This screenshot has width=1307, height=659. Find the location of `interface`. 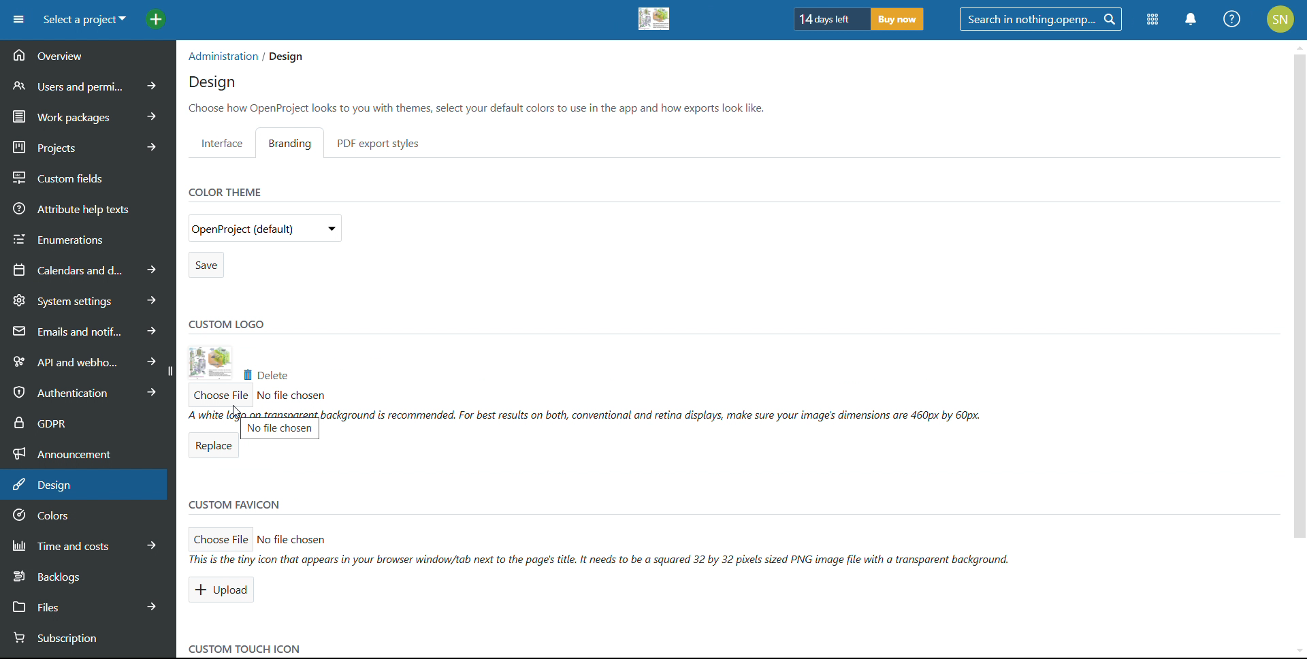

interface is located at coordinates (222, 142).